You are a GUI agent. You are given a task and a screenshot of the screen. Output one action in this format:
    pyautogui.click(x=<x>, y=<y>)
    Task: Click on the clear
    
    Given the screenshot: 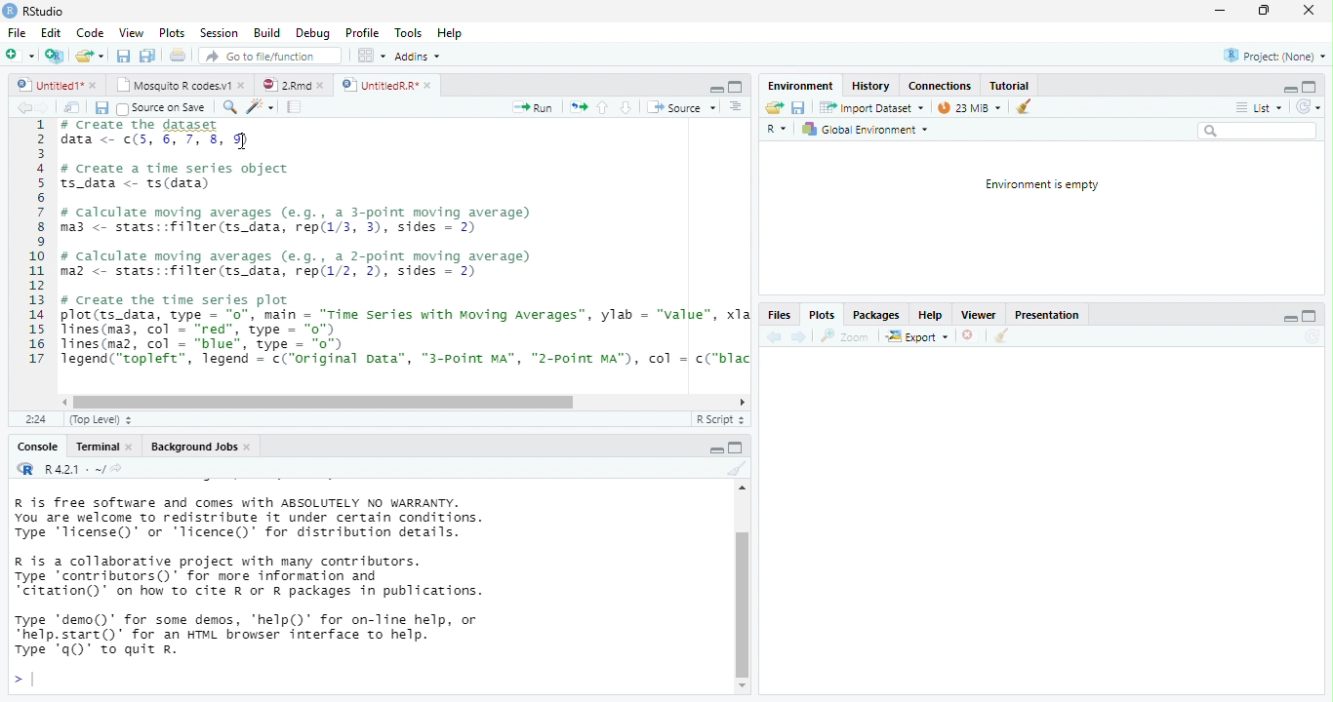 What is the action you would take?
    pyautogui.click(x=735, y=469)
    